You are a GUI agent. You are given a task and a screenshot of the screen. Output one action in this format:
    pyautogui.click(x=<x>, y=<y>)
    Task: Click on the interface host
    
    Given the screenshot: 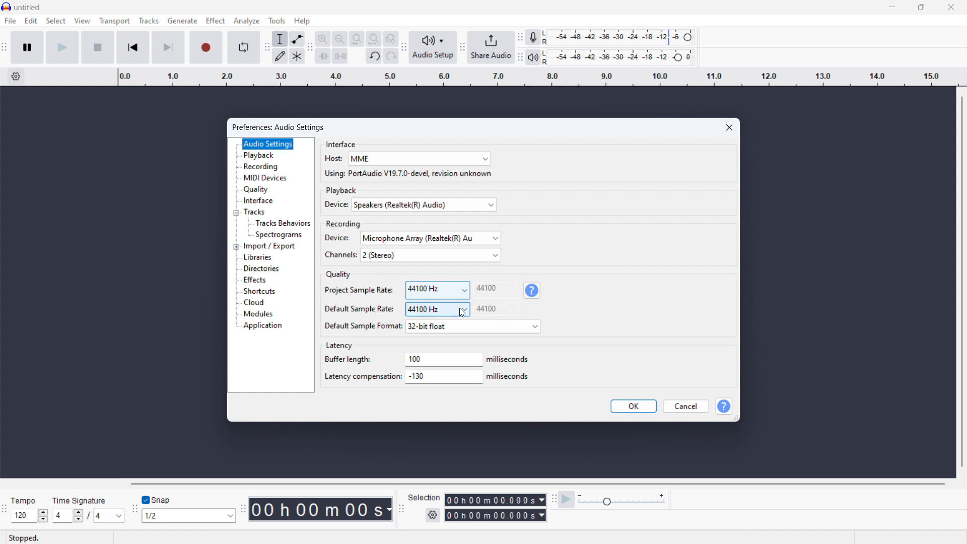 What is the action you would take?
    pyautogui.click(x=419, y=159)
    